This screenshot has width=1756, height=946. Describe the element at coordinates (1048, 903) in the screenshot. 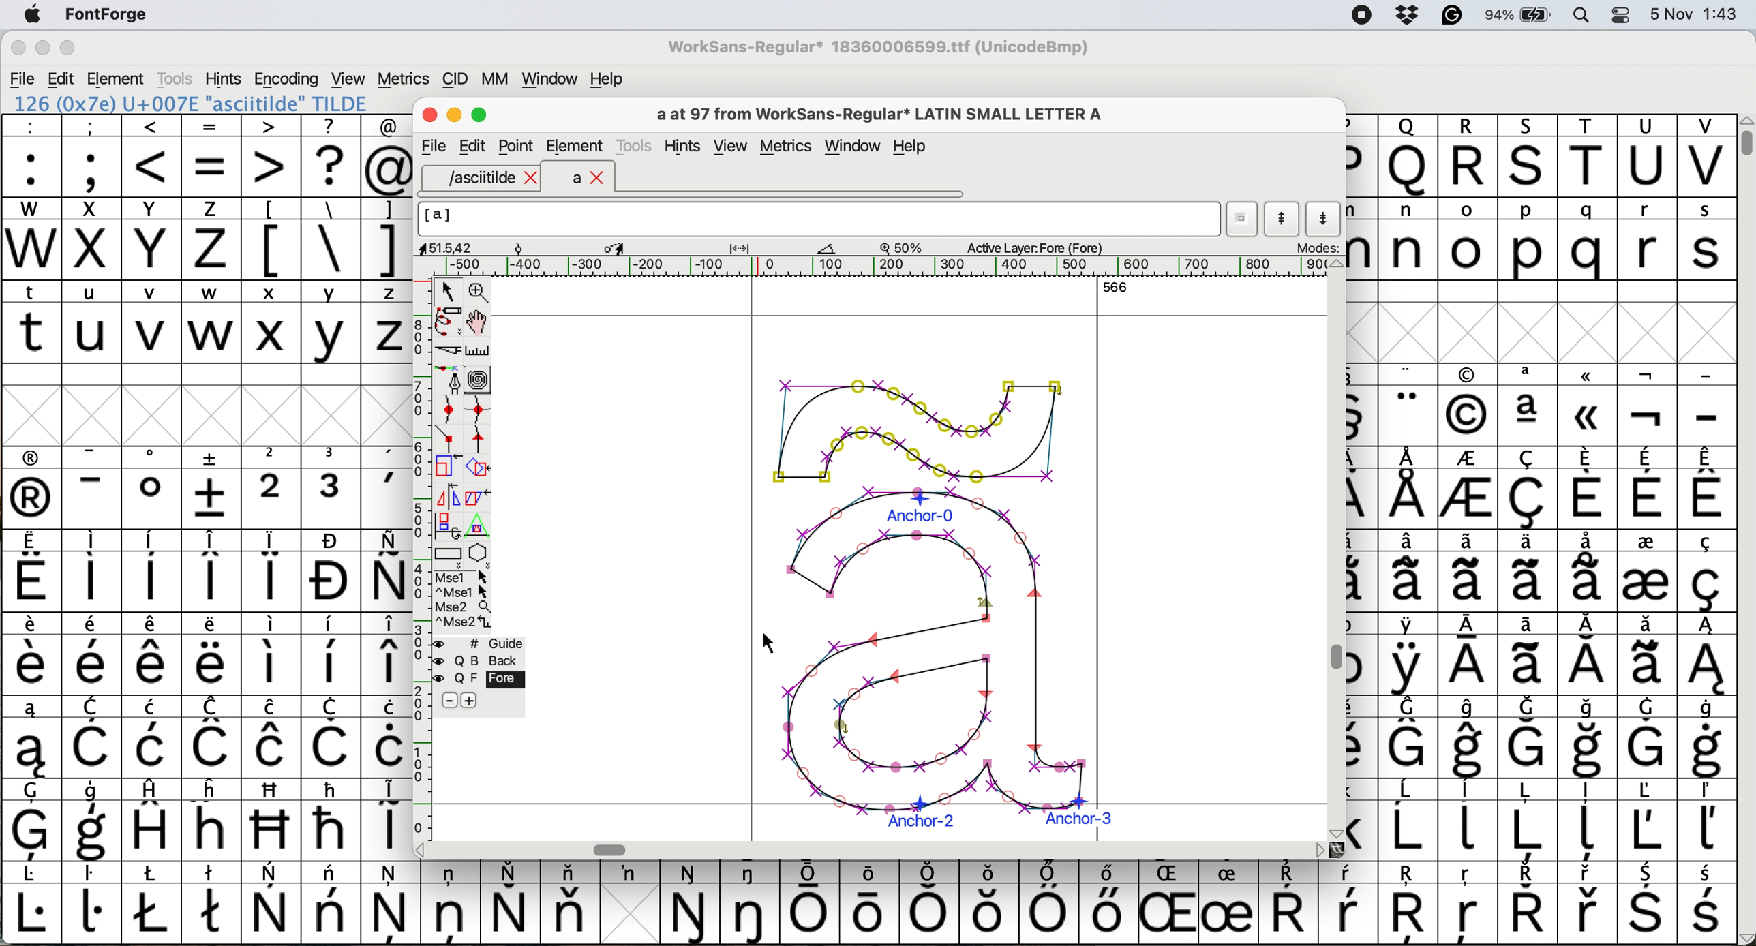

I see `symbol` at that location.